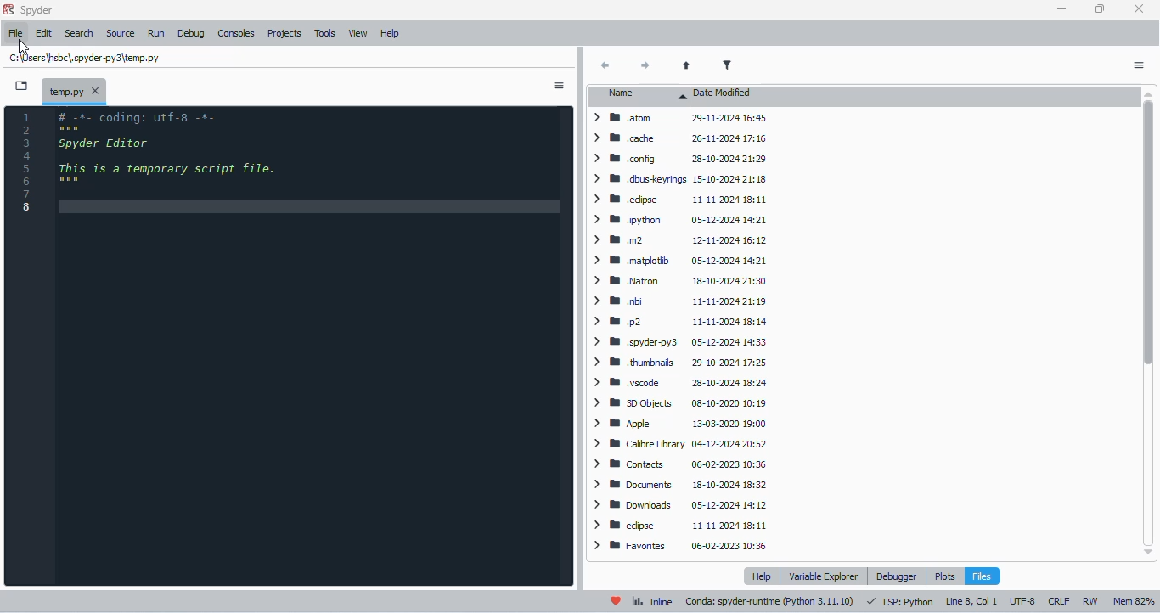  What do you see at coordinates (23, 48) in the screenshot?
I see `cursor` at bounding box center [23, 48].